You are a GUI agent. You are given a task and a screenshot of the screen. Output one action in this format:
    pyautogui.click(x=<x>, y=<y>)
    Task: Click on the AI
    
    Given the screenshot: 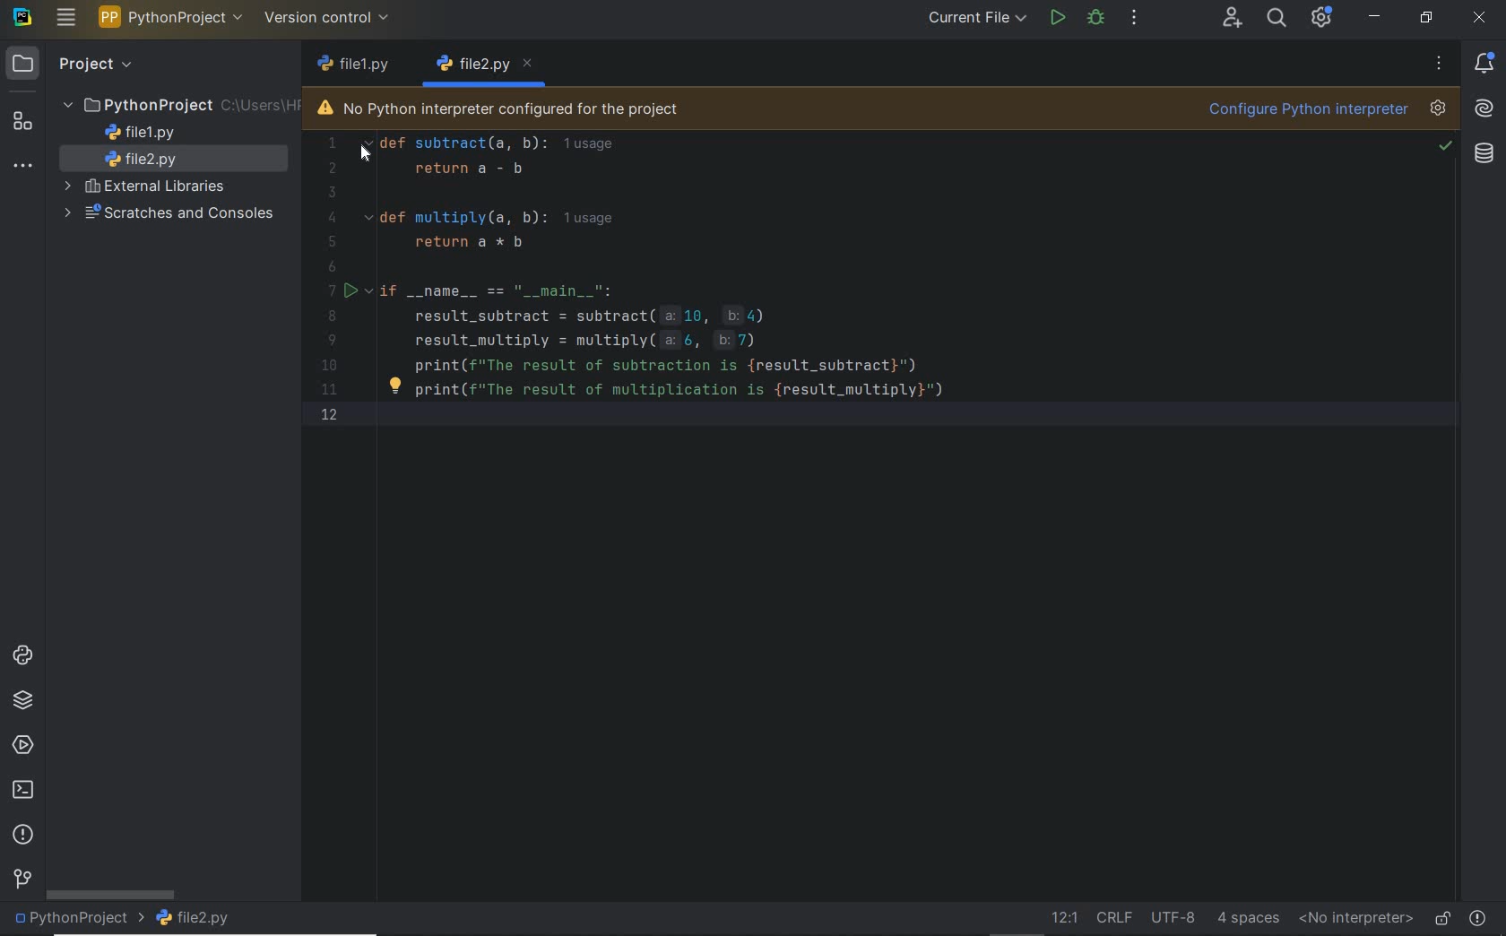 What is the action you would take?
    pyautogui.click(x=1484, y=110)
    